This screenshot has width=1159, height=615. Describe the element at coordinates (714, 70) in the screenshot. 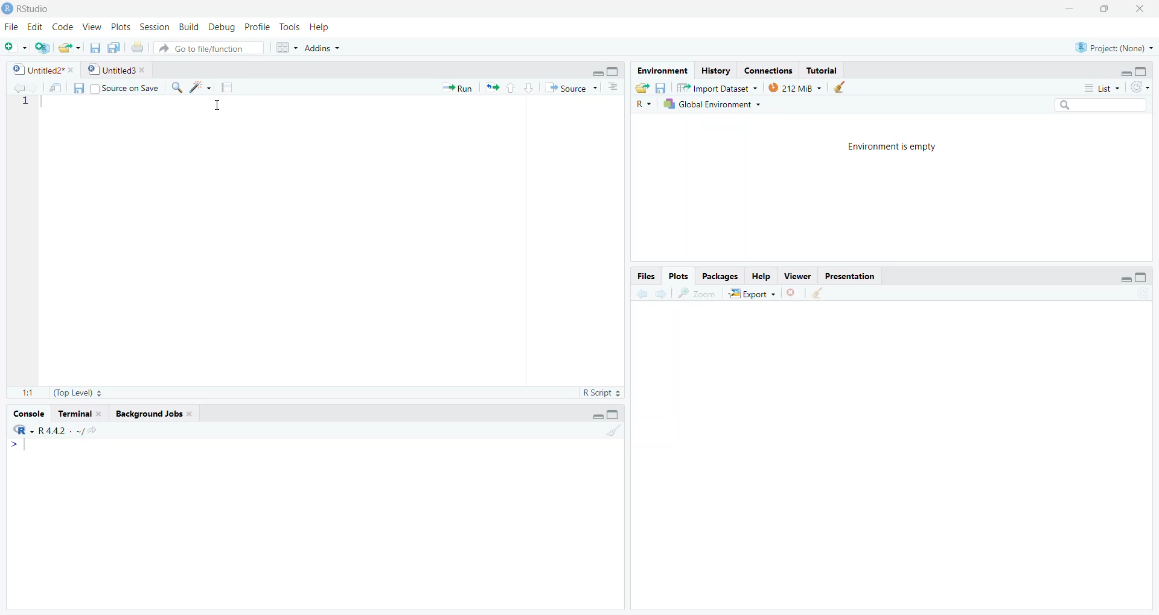

I see `history` at that location.